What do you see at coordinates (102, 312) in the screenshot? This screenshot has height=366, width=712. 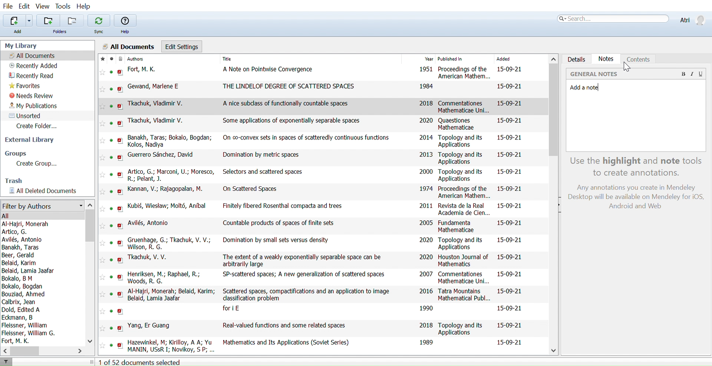 I see `Add this reference to favorites` at bounding box center [102, 312].